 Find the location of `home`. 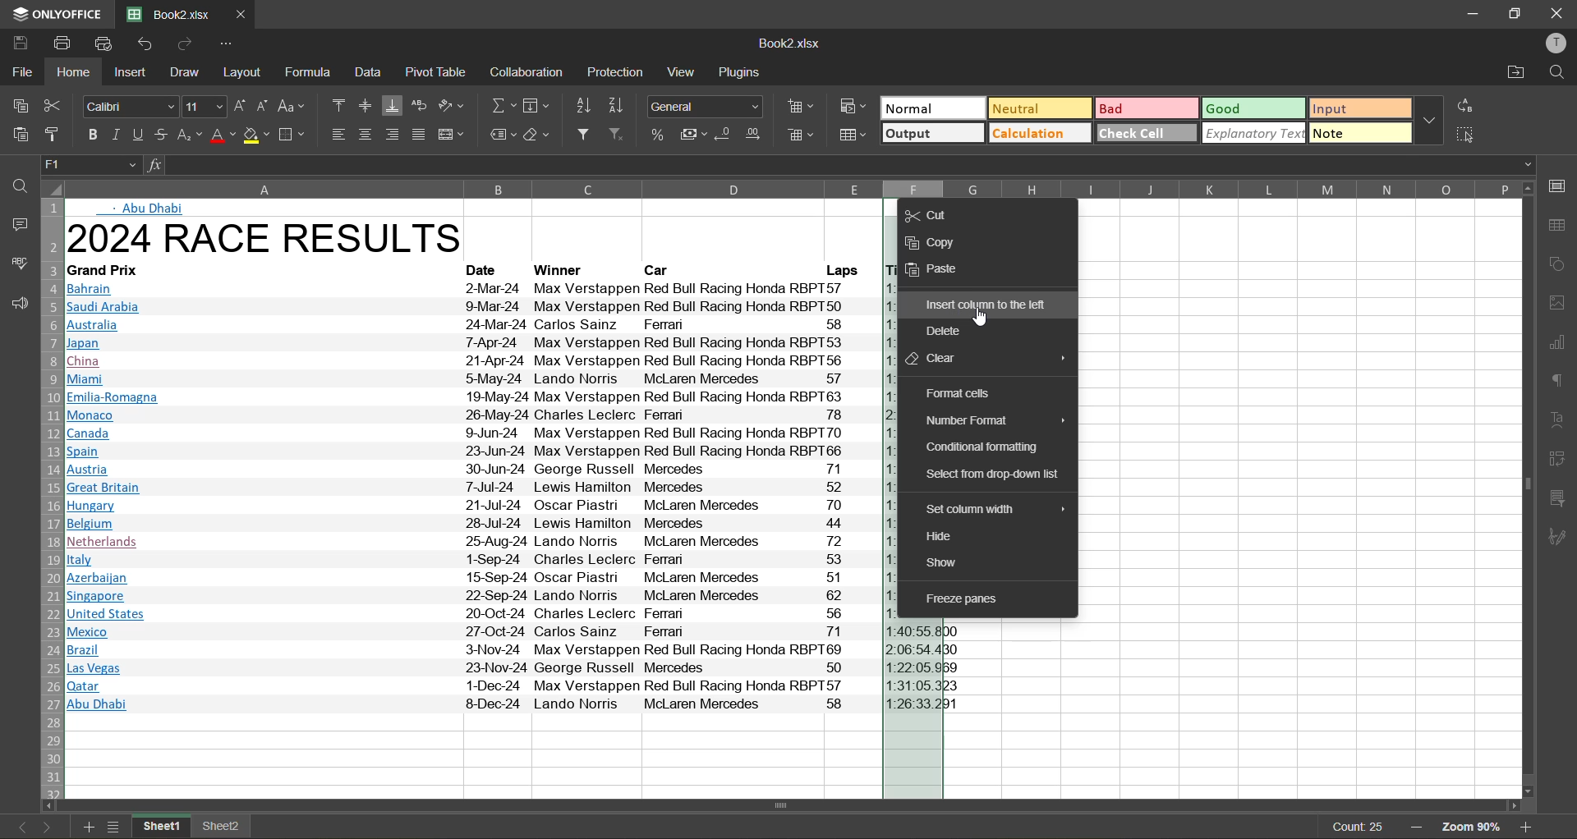

home is located at coordinates (75, 72).